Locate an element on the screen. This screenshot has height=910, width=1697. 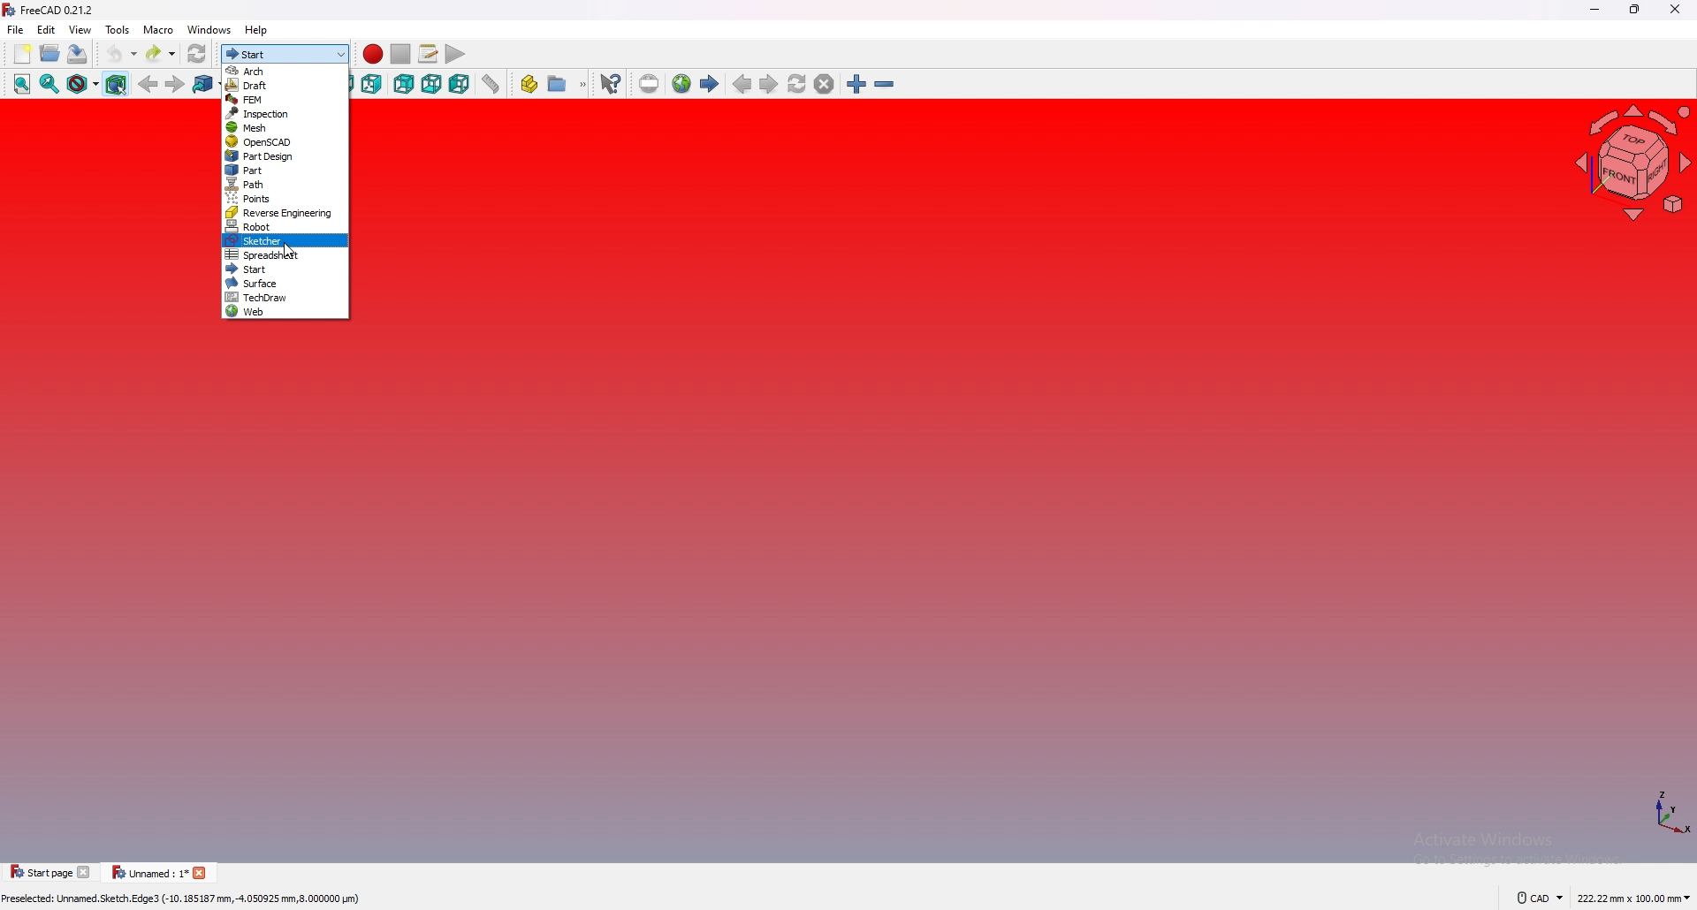
edit is located at coordinates (46, 29).